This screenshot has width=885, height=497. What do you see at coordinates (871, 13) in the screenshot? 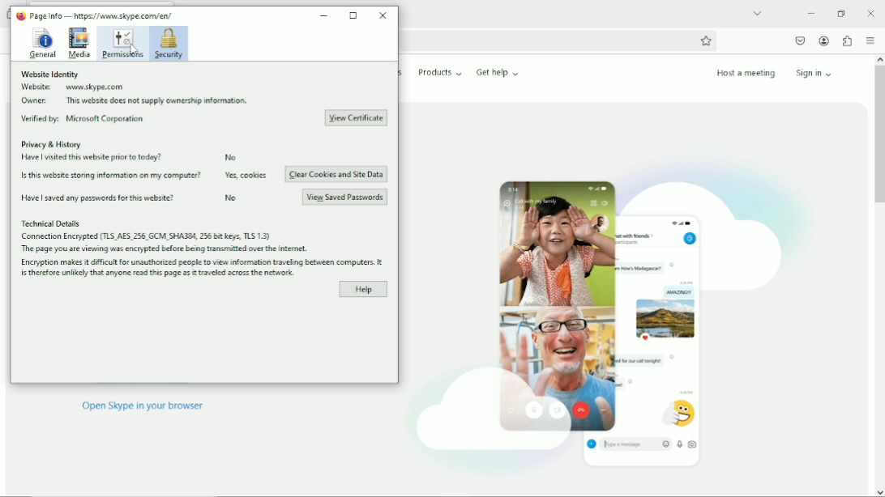
I see `close` at bounding box center [871, 13].